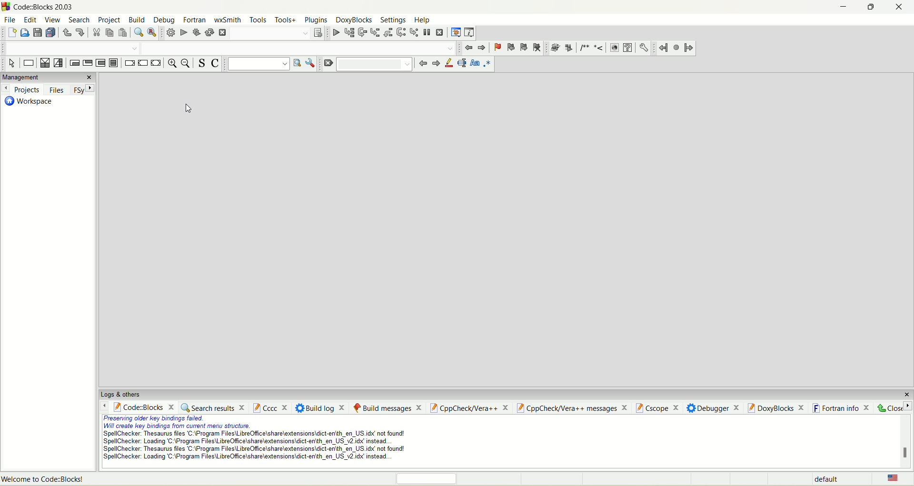 Image resolution: width=914 pixels, height=486 pixels. Describe the element at coordinates (222, 33) in the screenshot. I see `abort` at that location.